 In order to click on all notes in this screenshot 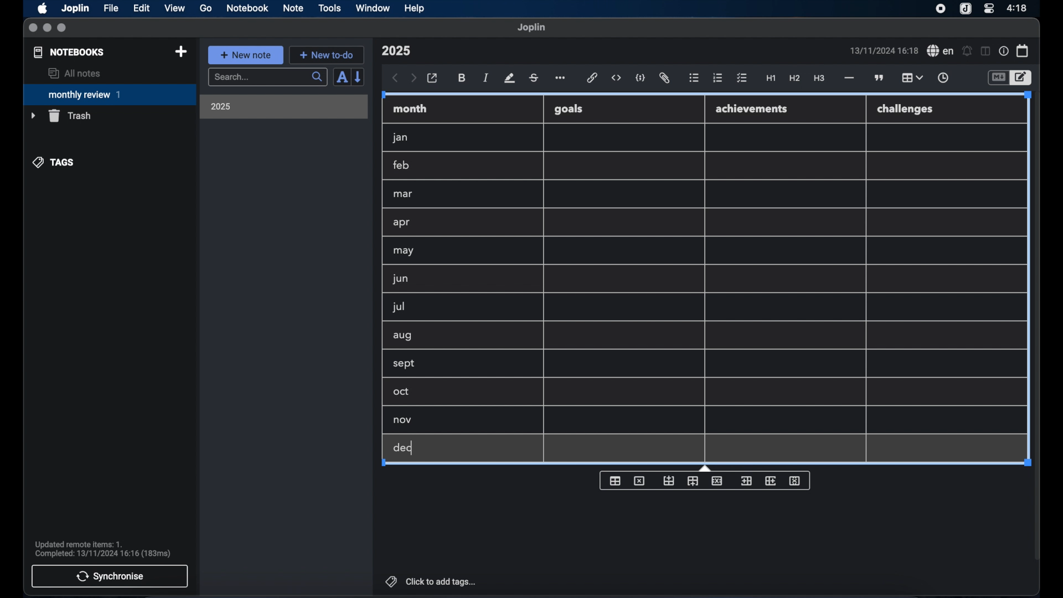, I will do `click(74, 73)`.